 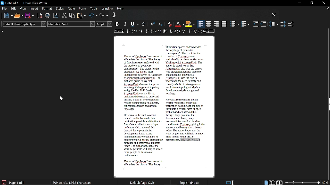 What do you see at coordinates (263, 24) in the screenshot?
I see `Decrease indent` at bounding box center [263, 24].